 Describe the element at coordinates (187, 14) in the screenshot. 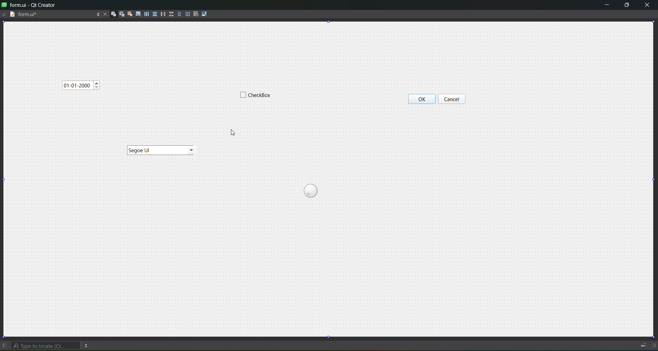

I see `layout in a grid` at that location.